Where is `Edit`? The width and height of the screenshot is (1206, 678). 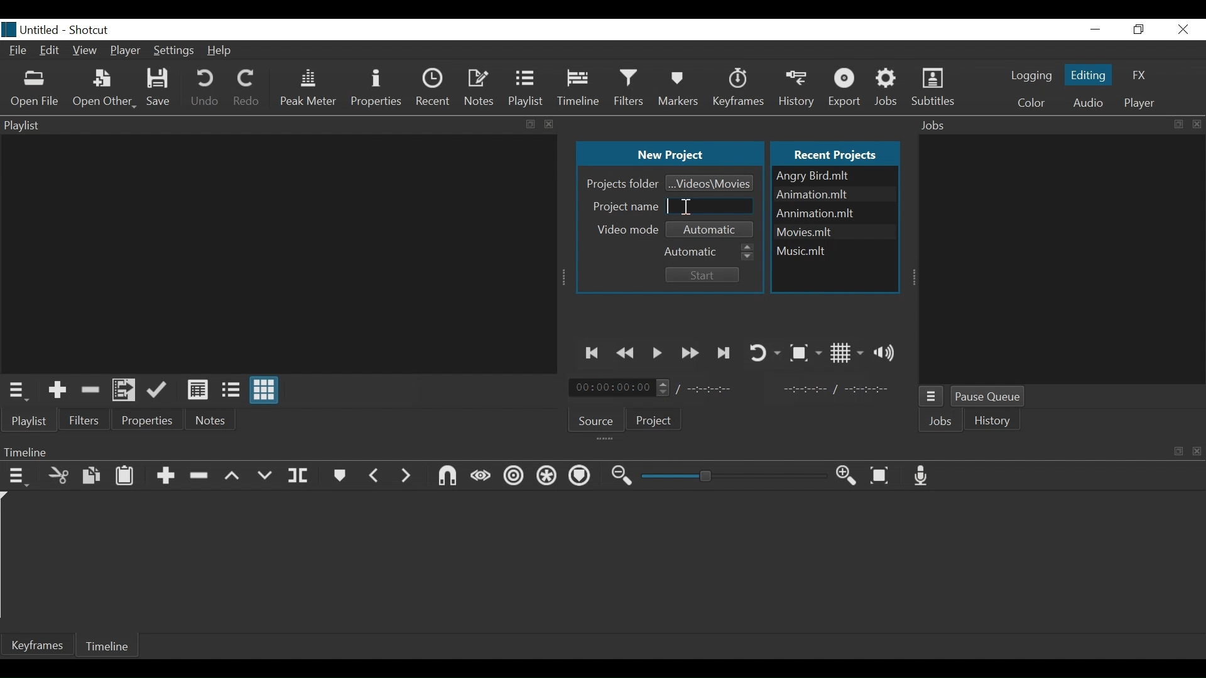 Edit is located at coordinates (50, 52).